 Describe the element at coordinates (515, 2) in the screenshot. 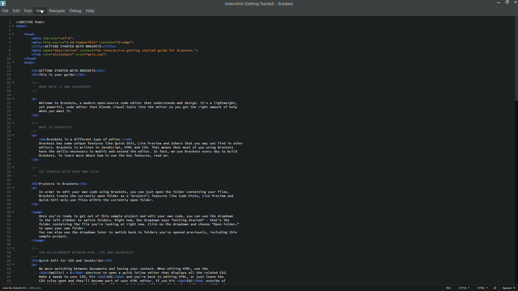

I see `close app` at that location.